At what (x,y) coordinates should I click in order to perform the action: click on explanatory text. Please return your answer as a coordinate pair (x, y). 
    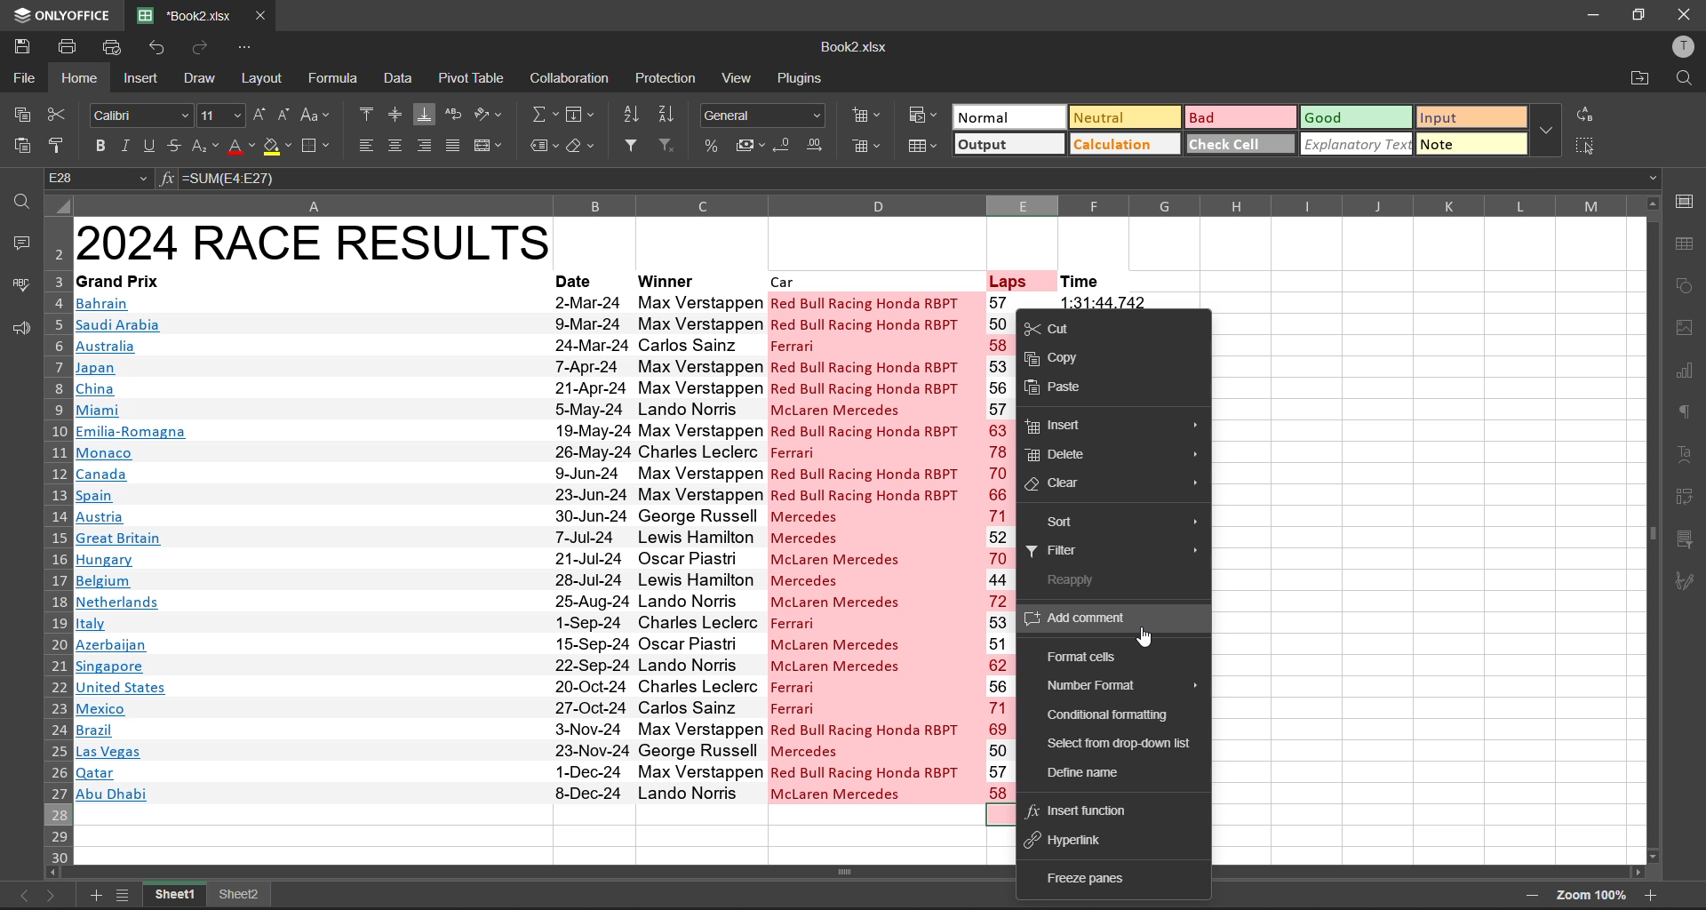
    Looking at the image, I should click on (1356, 145).